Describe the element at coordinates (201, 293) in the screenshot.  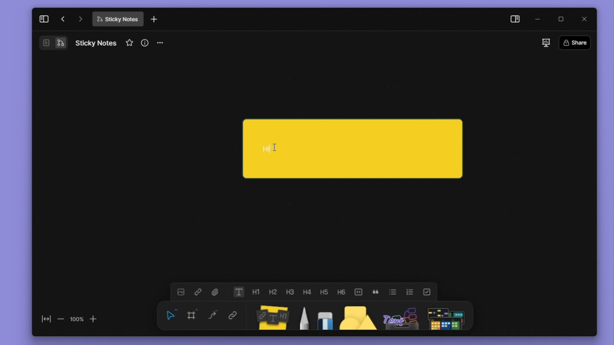
I see `link` at that location.